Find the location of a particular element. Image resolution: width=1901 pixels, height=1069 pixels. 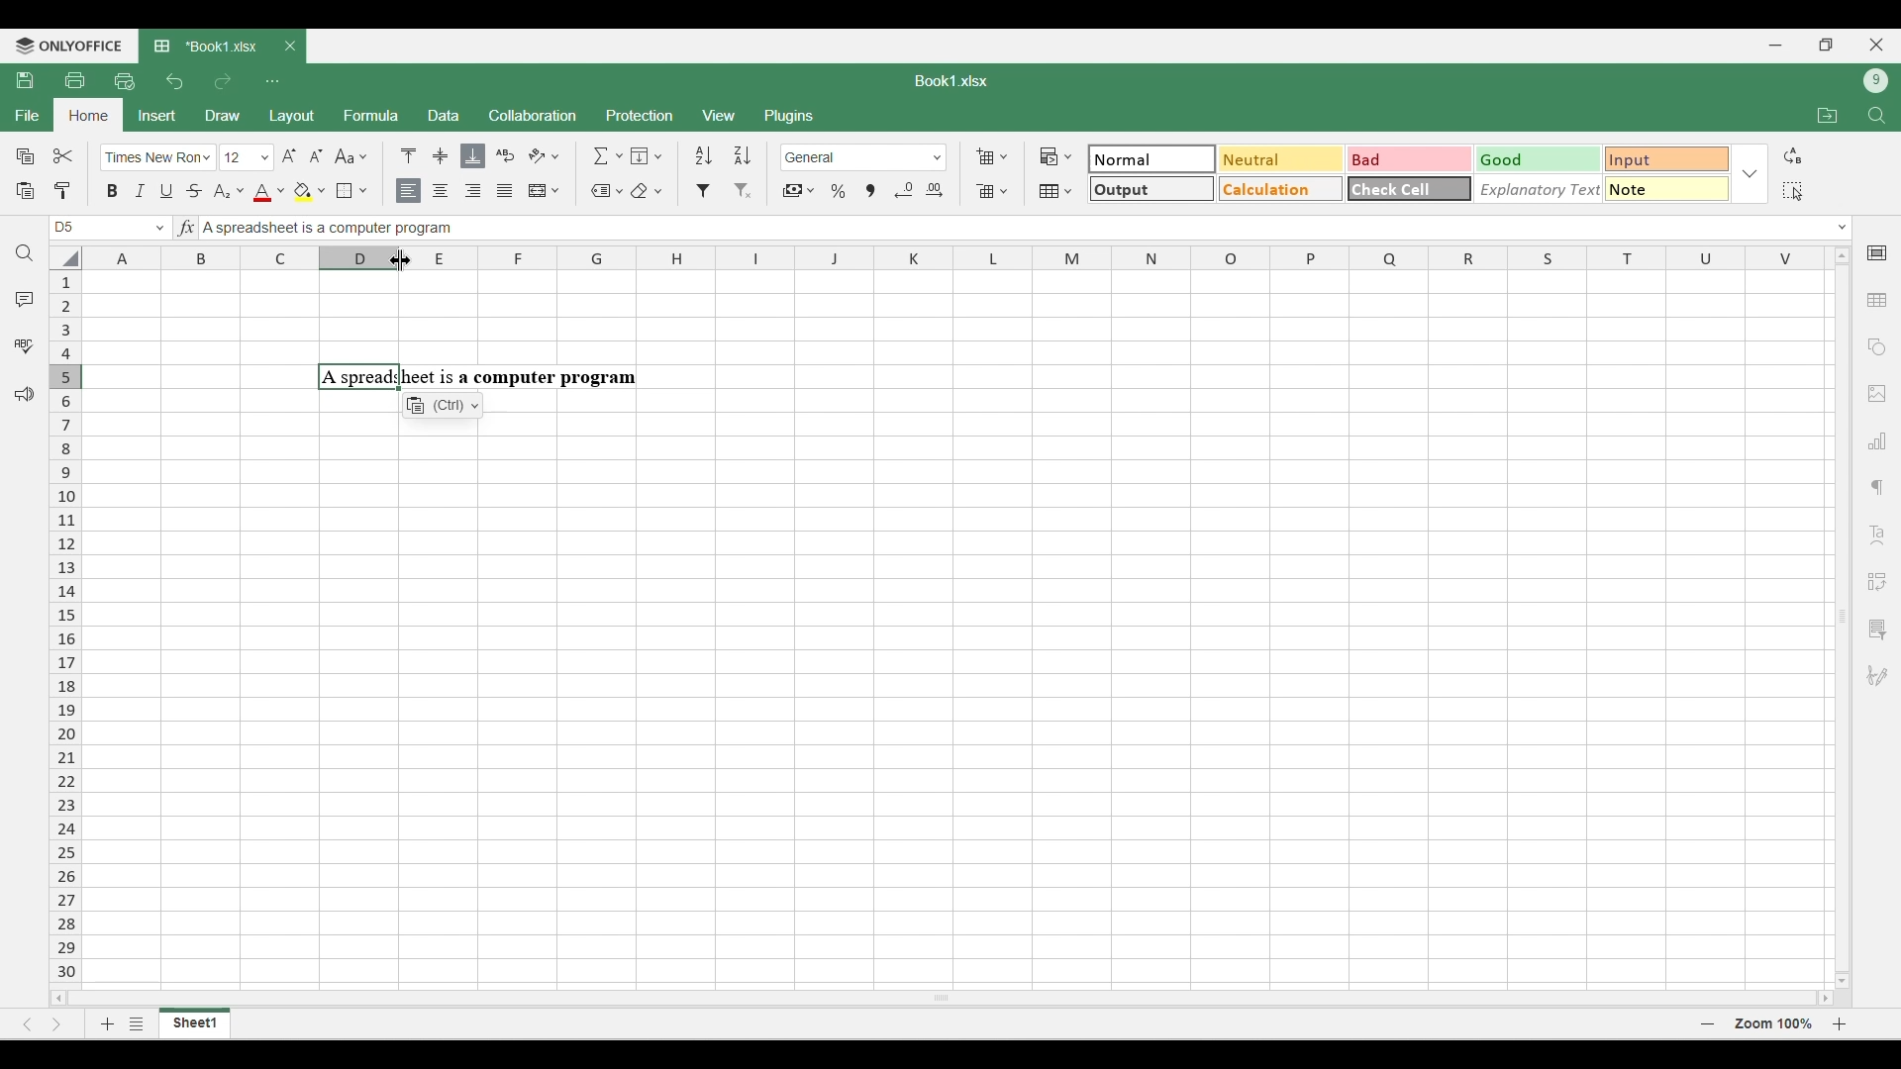

Save is located at coordinates (24, 79).